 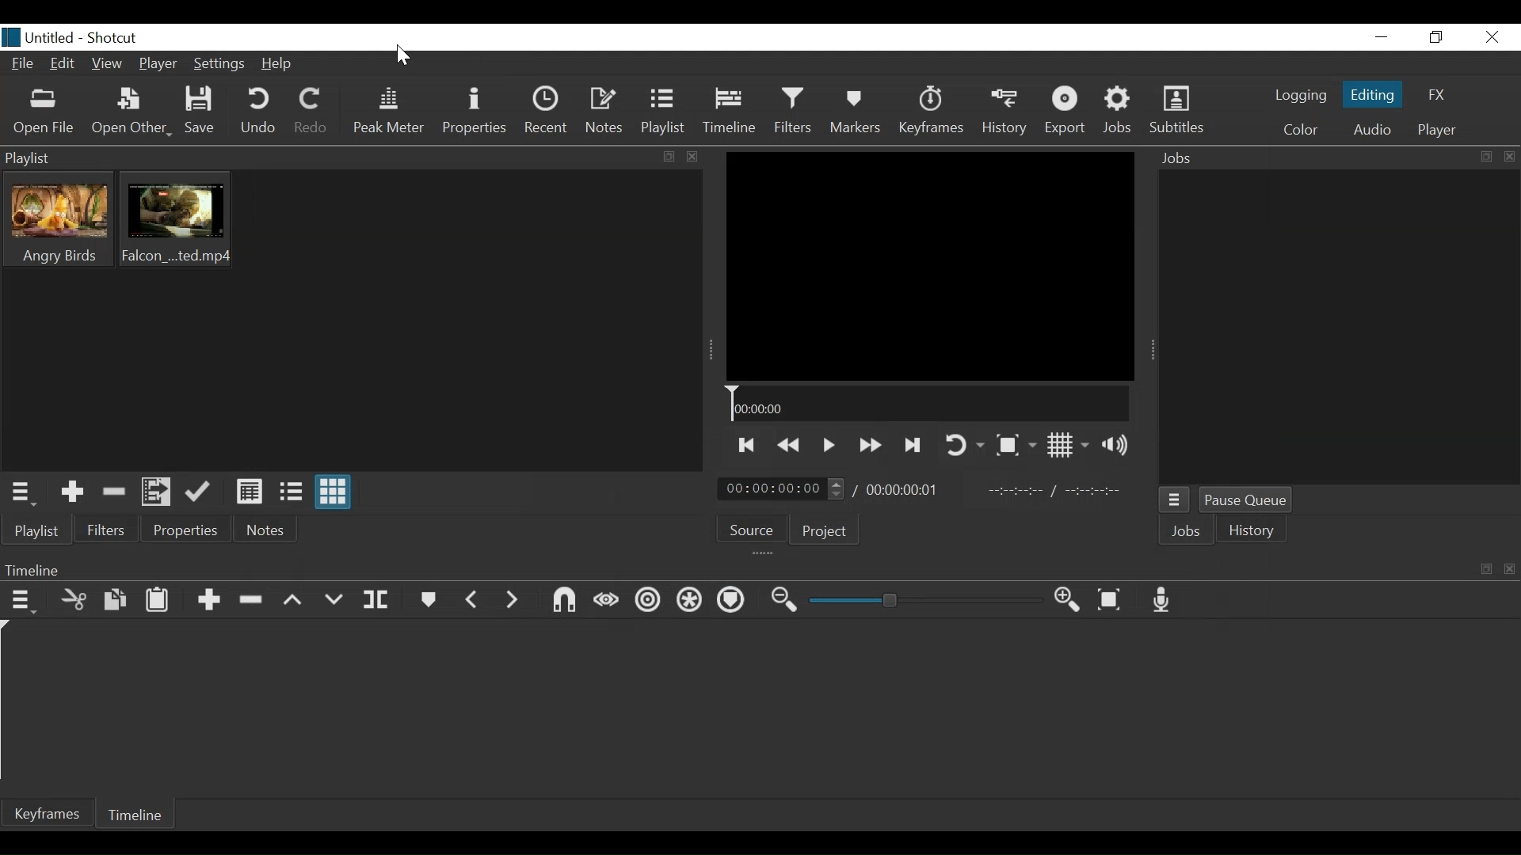 I want to click on View as icons, so click(x=335, y=494).